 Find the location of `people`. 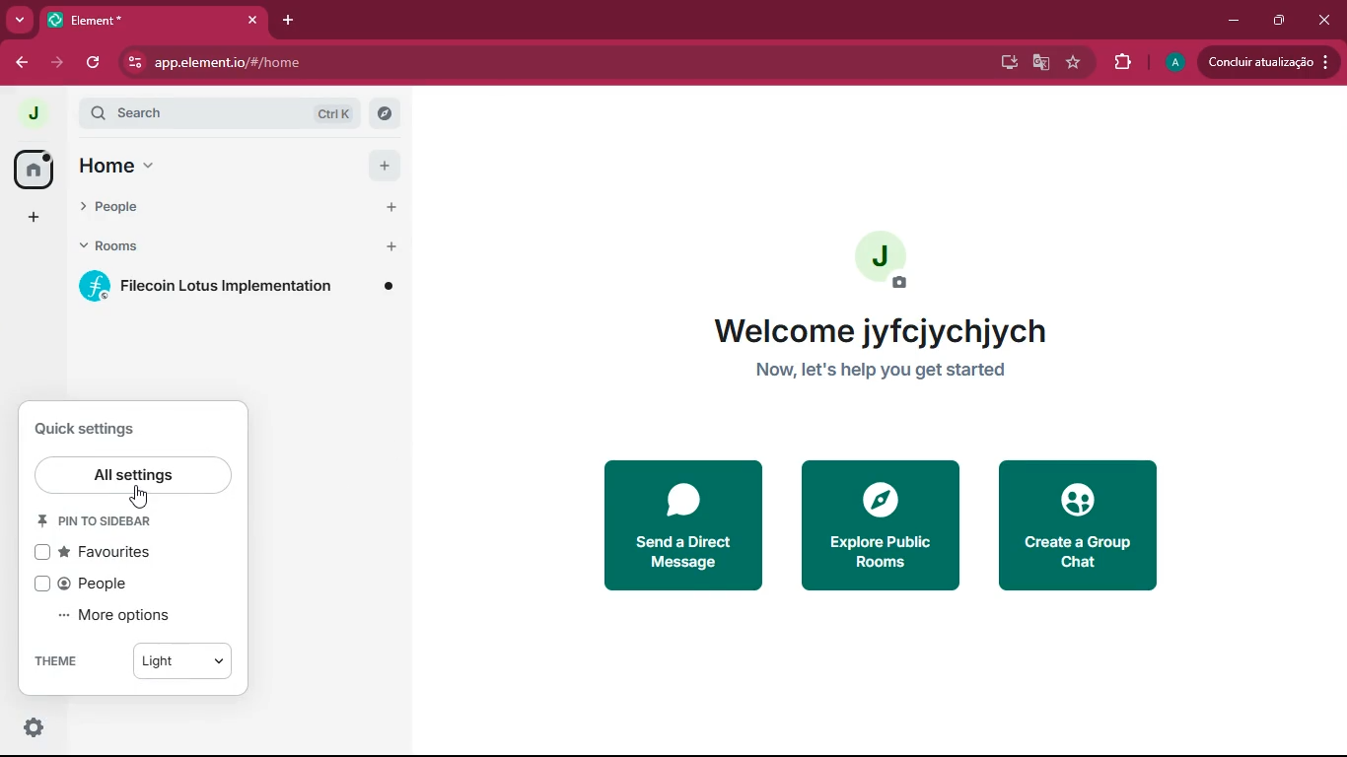

people is located at coordinates (108, 584).